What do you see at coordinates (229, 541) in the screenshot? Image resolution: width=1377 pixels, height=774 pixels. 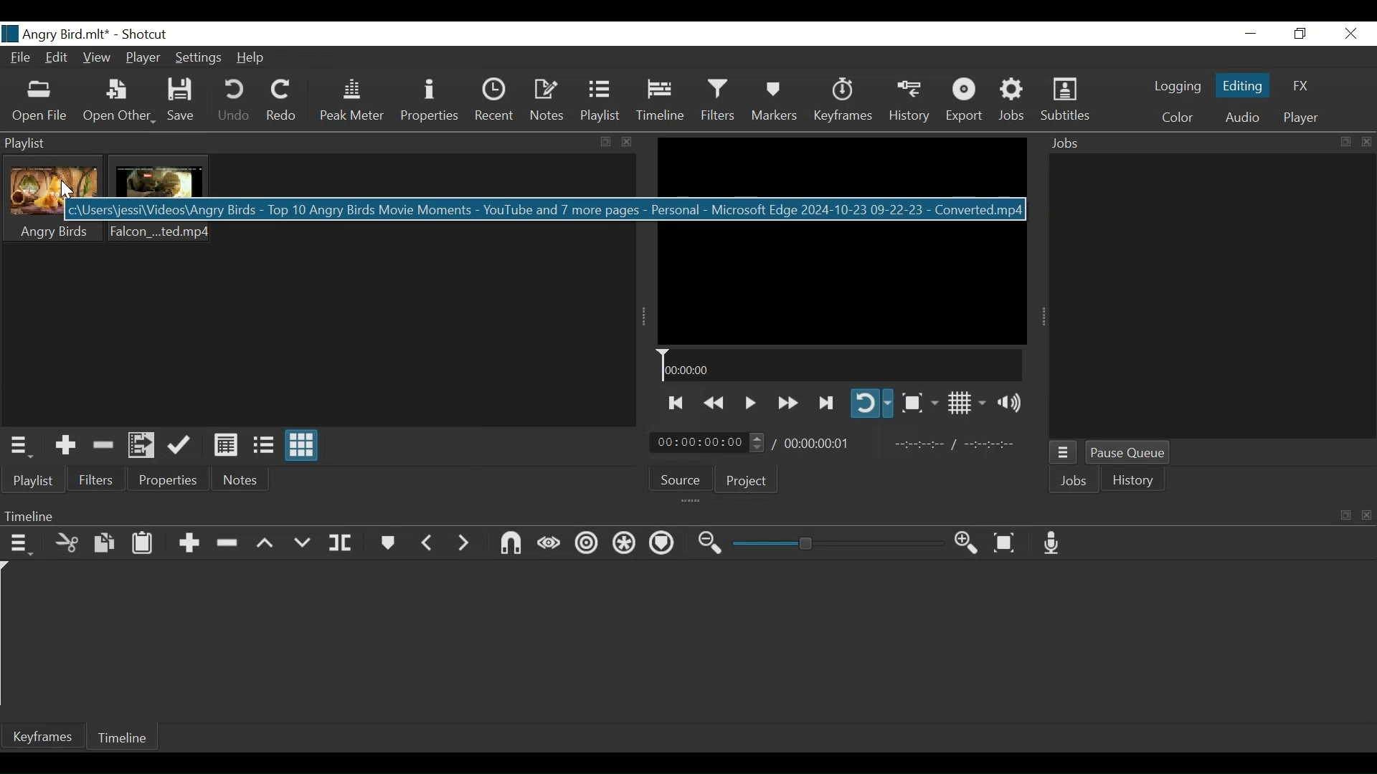 I see `Ripple Delete` at bounding box center [229, 541].